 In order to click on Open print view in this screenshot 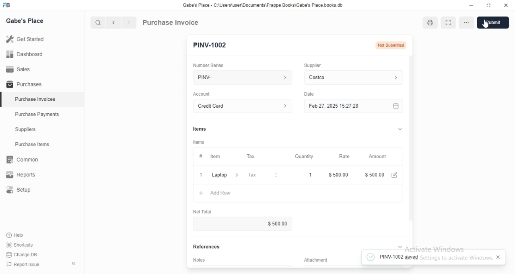, I will do `click(431, 23)`.